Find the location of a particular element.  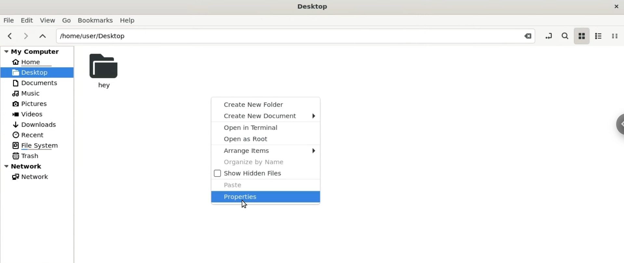

go  is located at coordinates (67, 19).